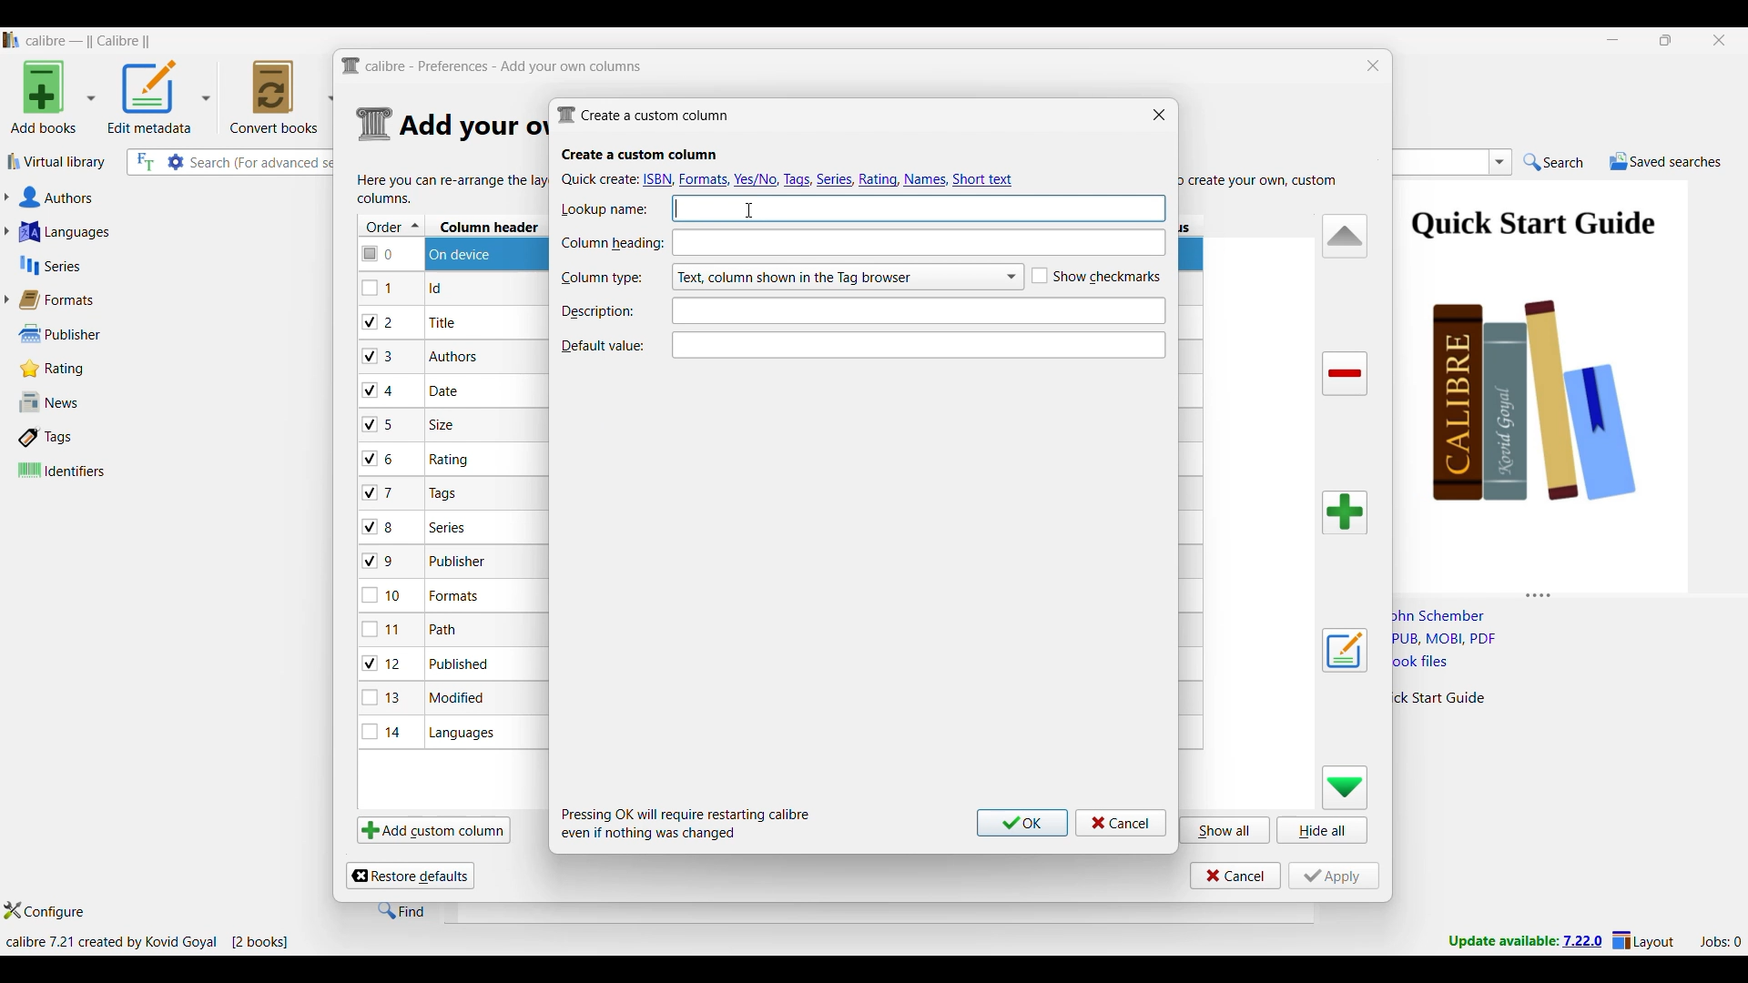  Describe the element at coordinates (1096, 277) in the screenshot. I see `Toggle for Show checkmarks` at that location.